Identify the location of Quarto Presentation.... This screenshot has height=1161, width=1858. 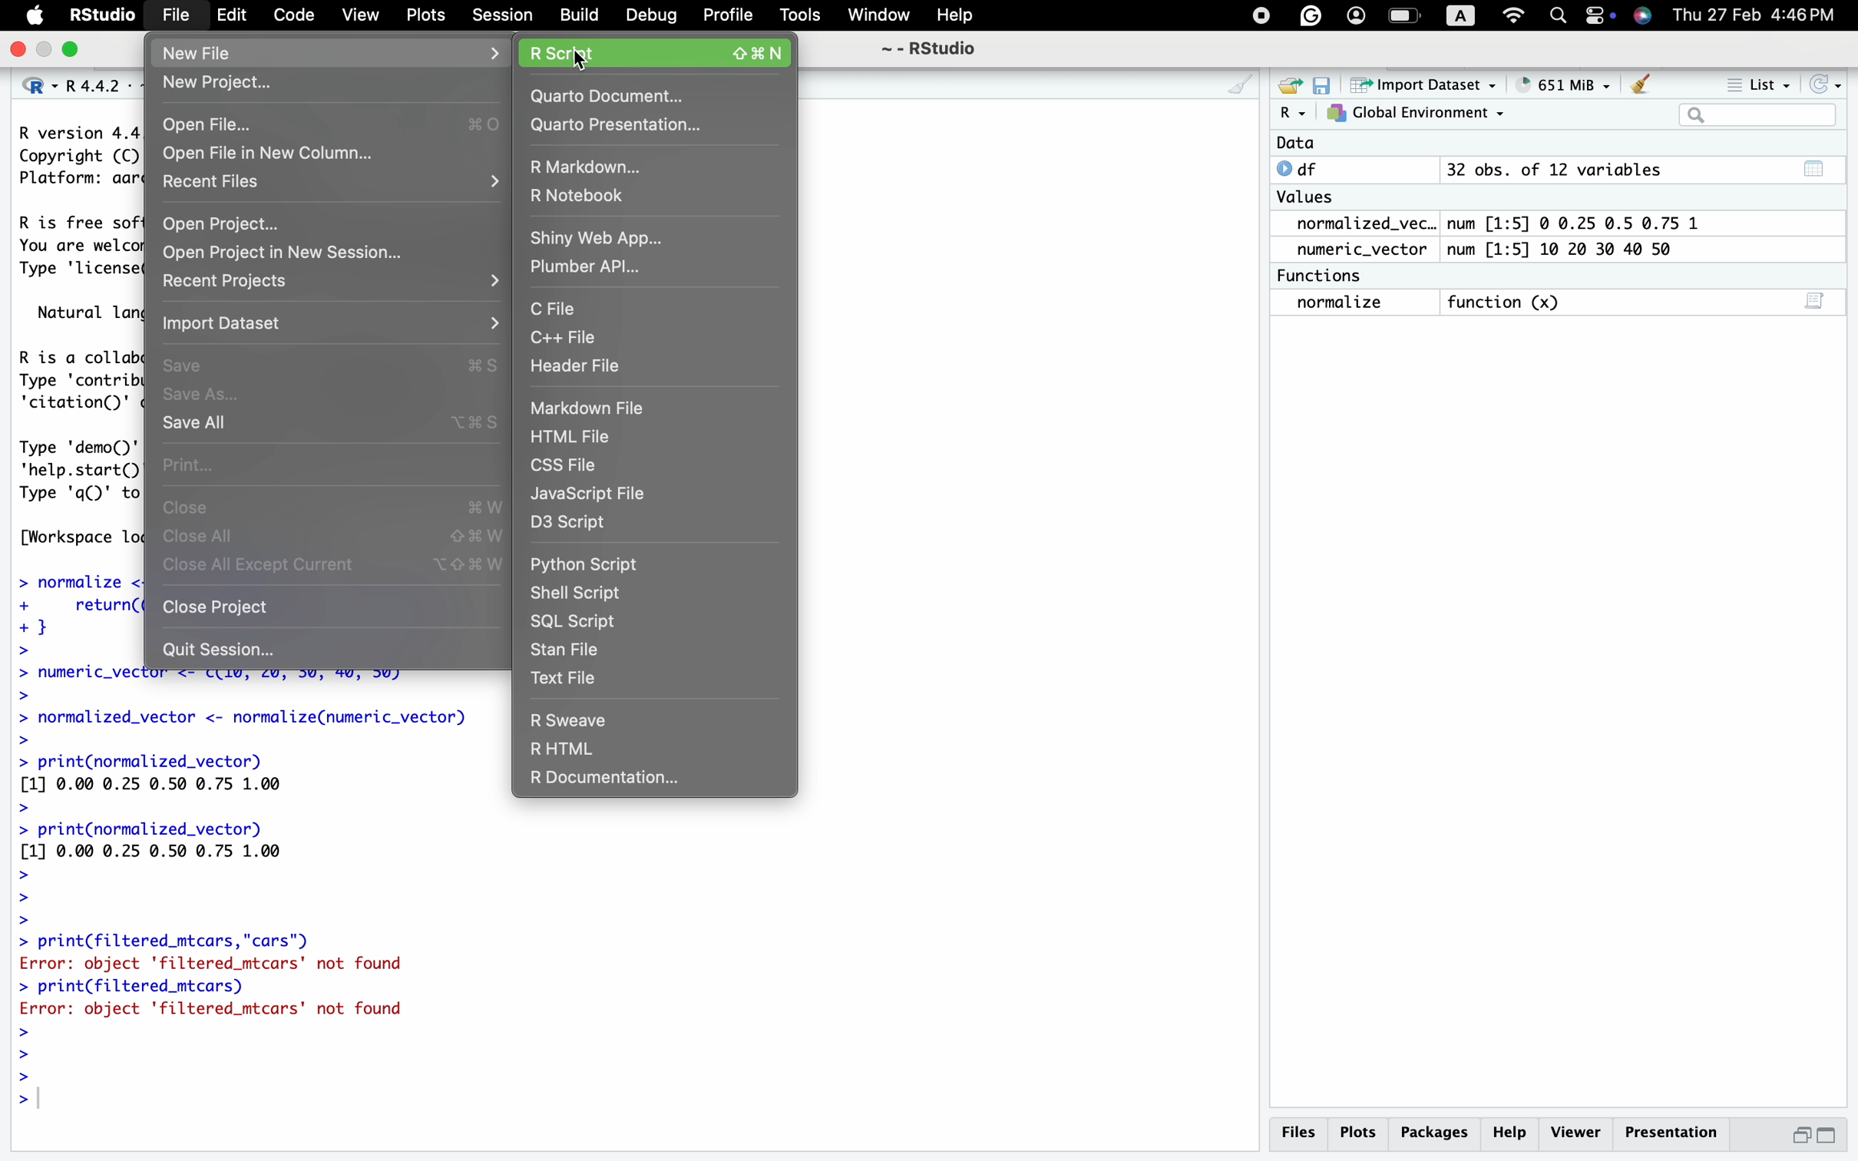
(624, 127).